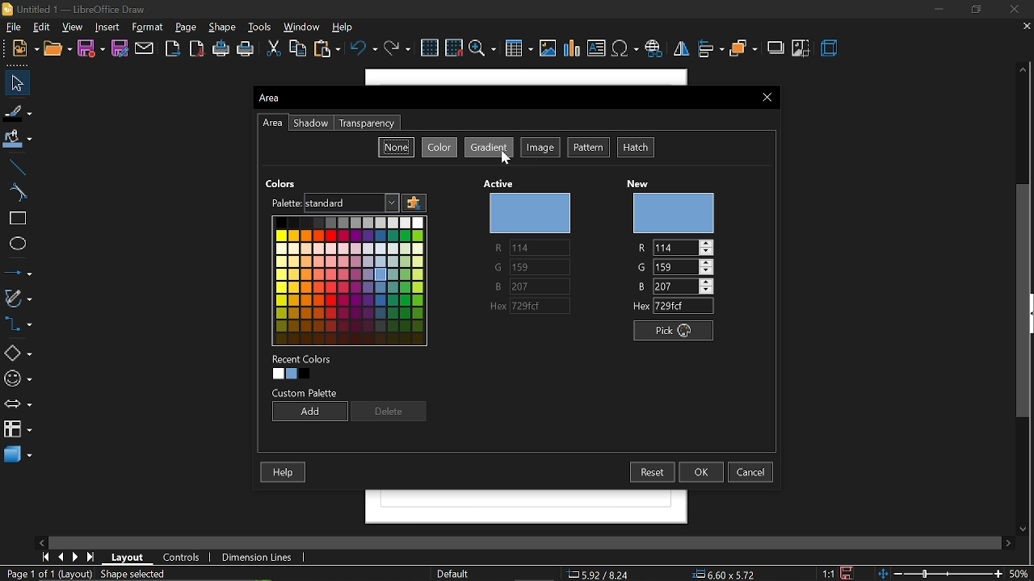  What do you see at coordinates (651, 471) in the screenshot?
I see `reset` at bounding box center [651, 471].